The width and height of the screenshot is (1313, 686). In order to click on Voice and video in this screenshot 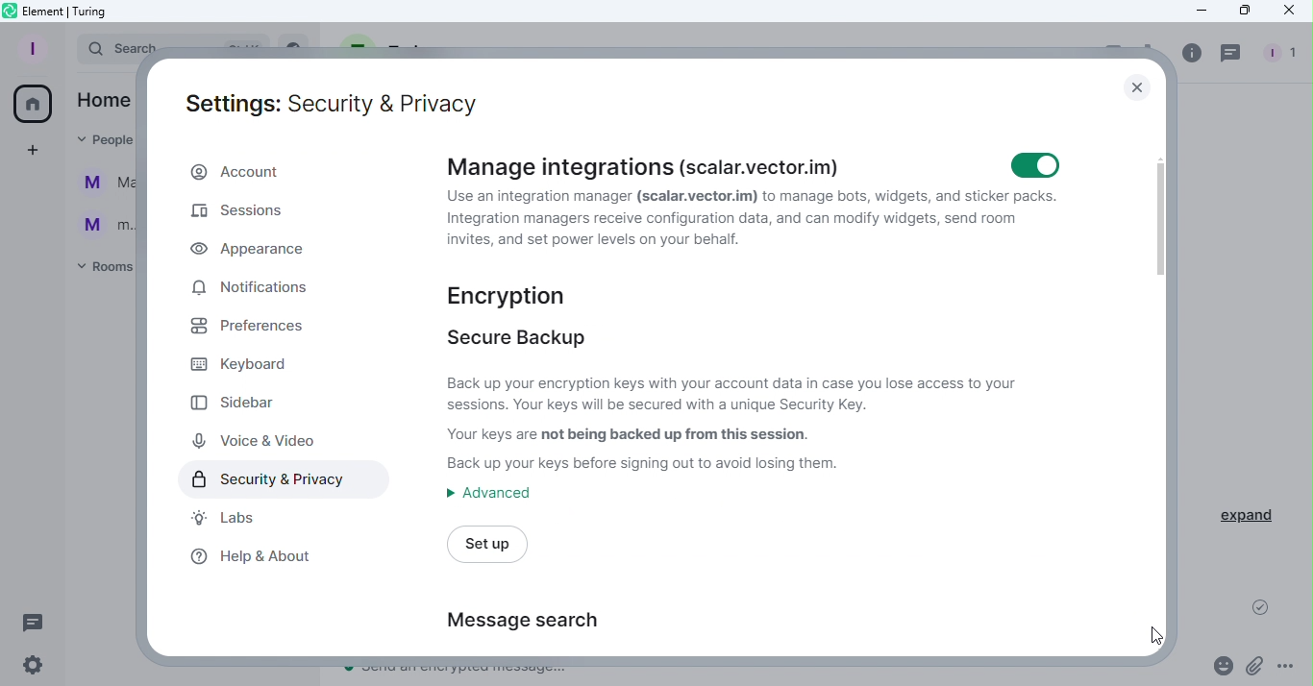, I will do `click(254, 439)`.